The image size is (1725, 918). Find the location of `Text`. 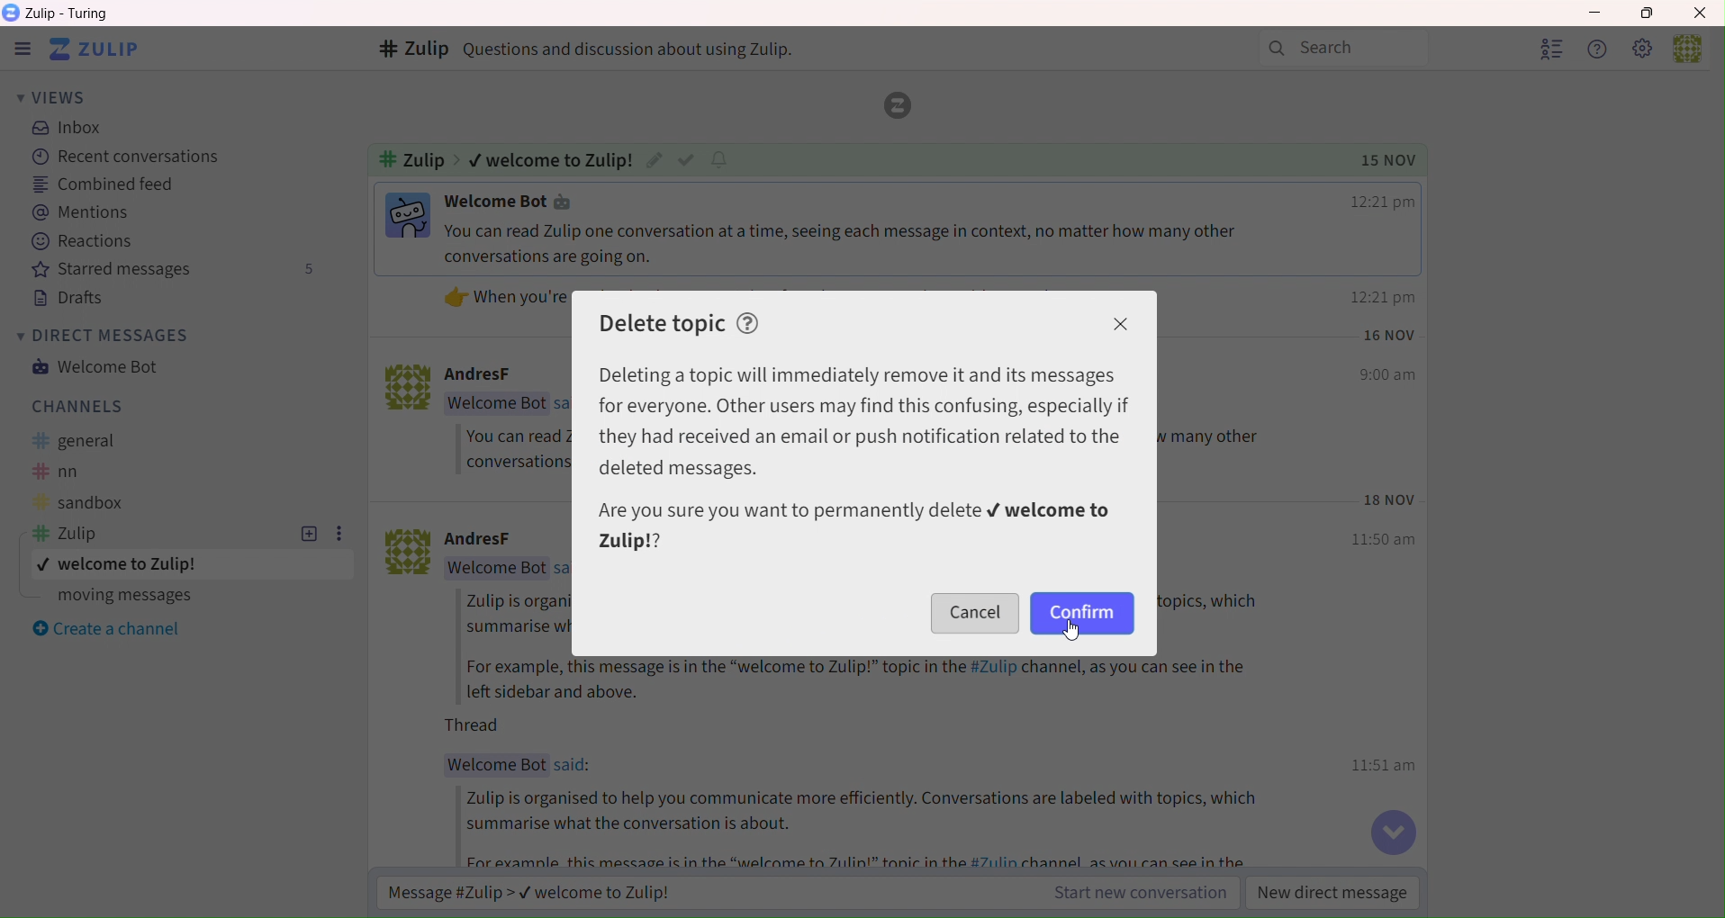

Text is located at coordinates (554, 159).